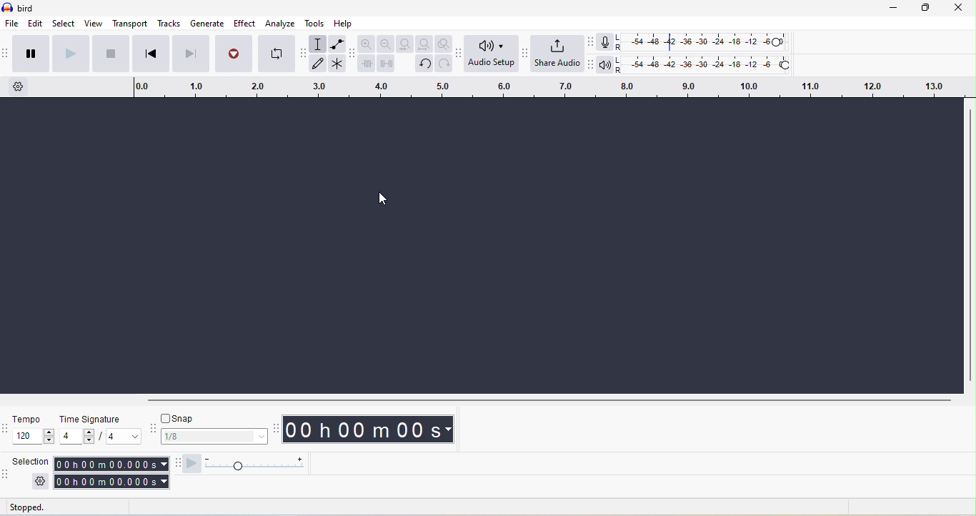 The image size is (976, 516). Describe the element at coordinates (35, 437) in the screenshot. I see `tempo` at that location.